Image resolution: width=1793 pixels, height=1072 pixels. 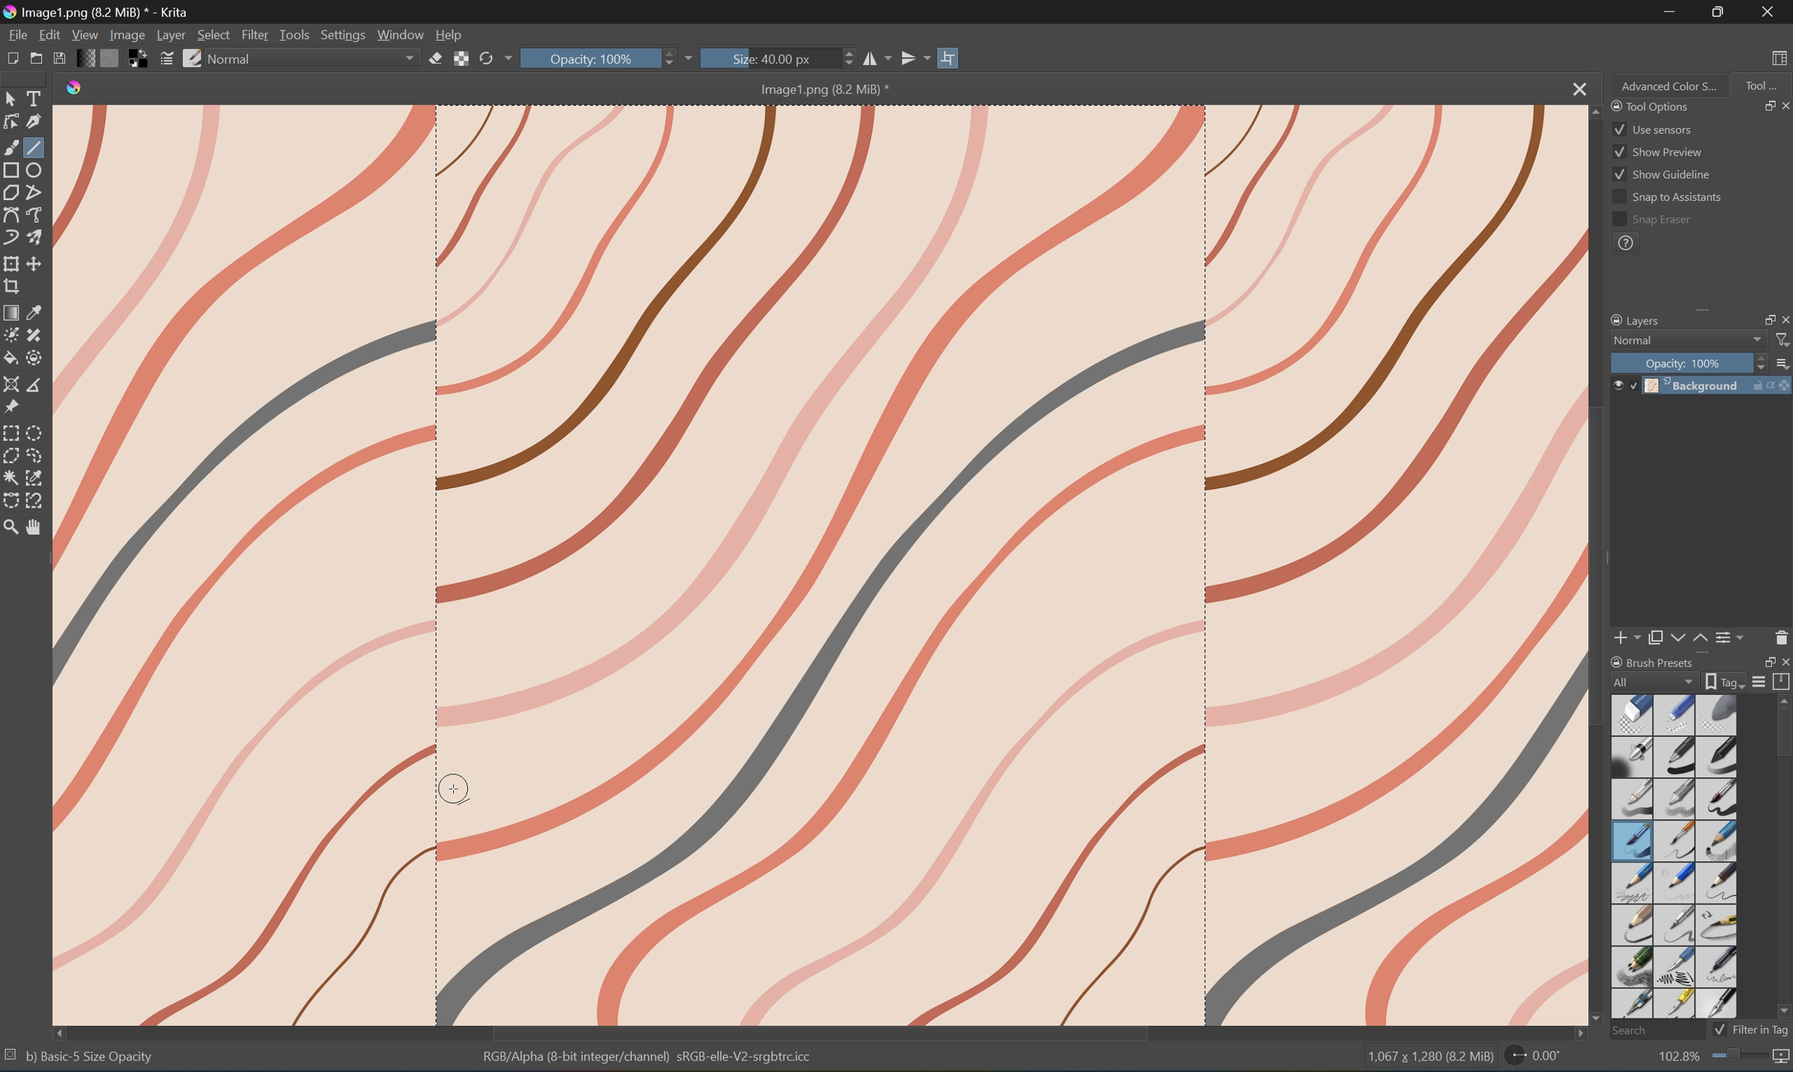 I want to click on Size: 40.00px, so click(x=769, y=59).